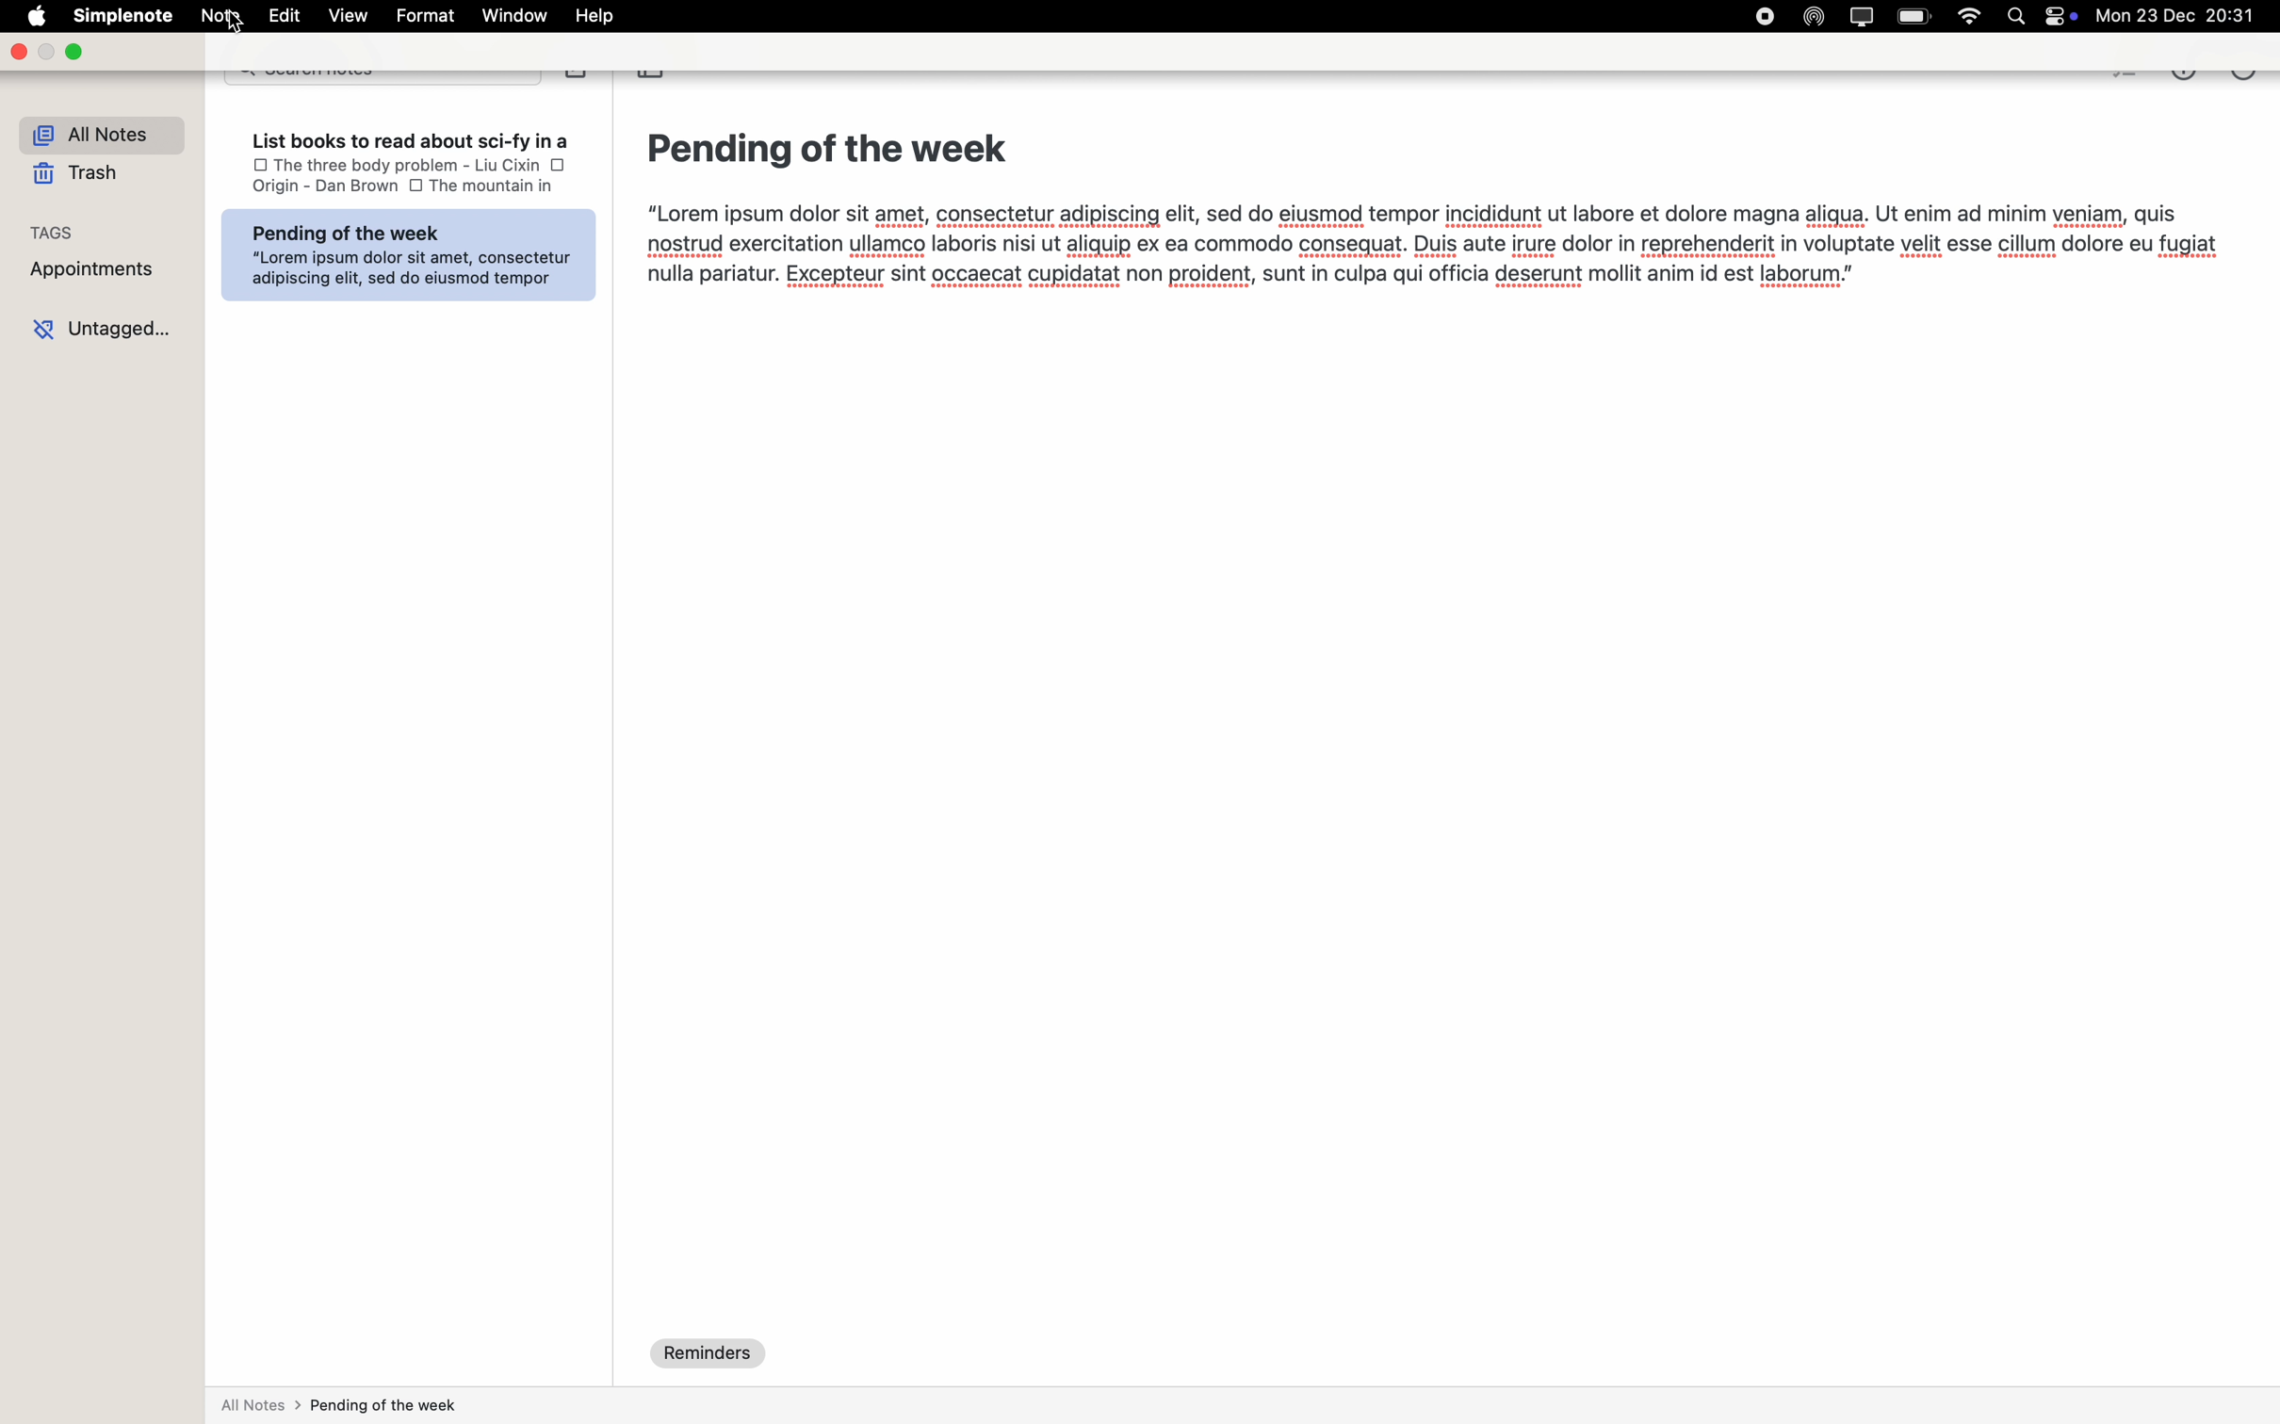  What do you see at coordinates (1916, 16) in the screenshot?
I see `battery` at bounding box center [1916, 16].